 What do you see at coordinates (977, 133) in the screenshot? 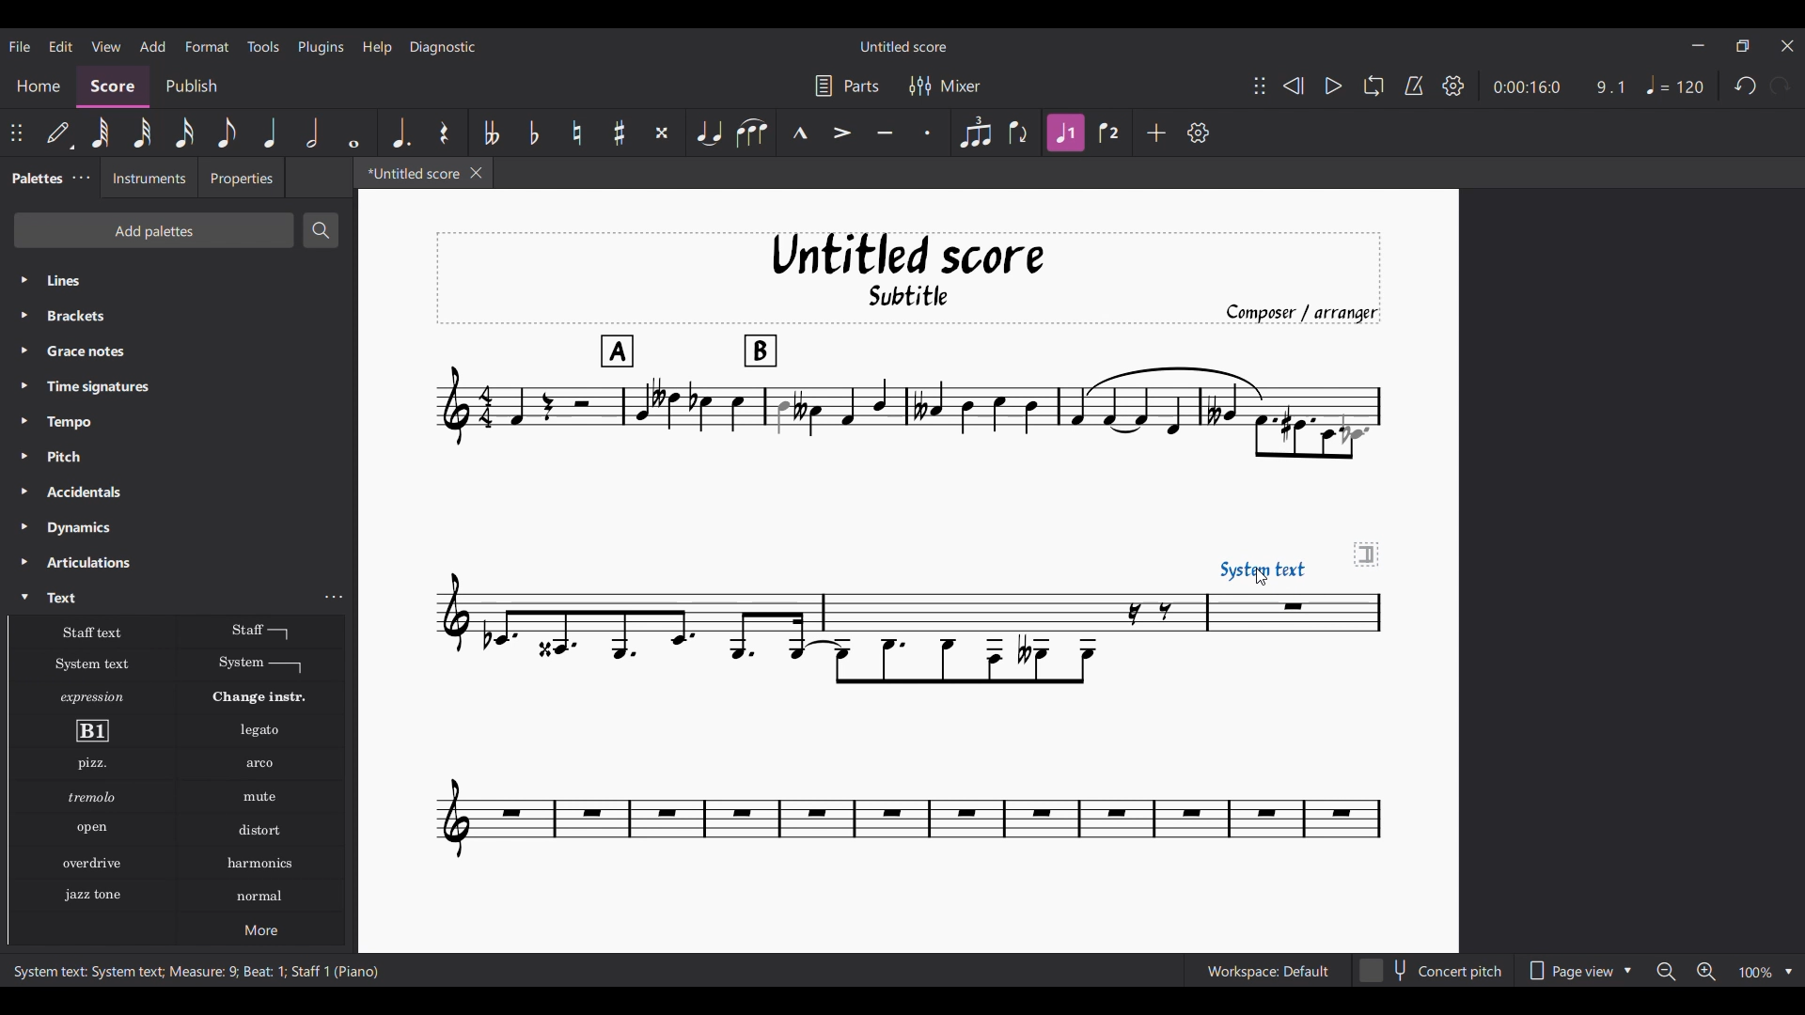
I see `Tuplet` at bounding box center [977, 133].